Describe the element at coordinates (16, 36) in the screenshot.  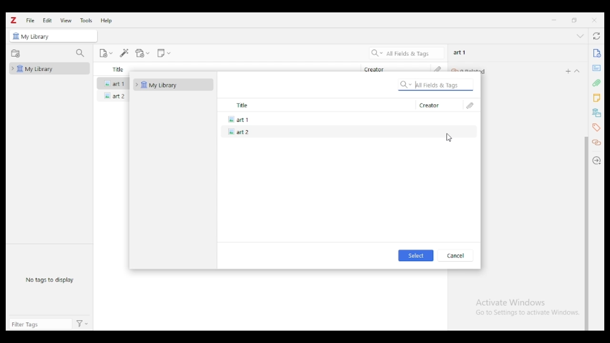
I see `icon` at that location.